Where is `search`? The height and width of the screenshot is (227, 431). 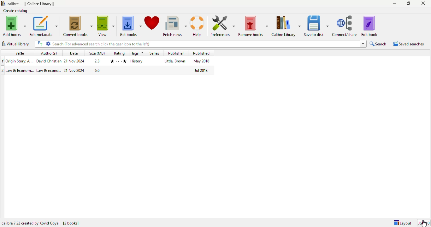 search is located at coordinates (205, 44).